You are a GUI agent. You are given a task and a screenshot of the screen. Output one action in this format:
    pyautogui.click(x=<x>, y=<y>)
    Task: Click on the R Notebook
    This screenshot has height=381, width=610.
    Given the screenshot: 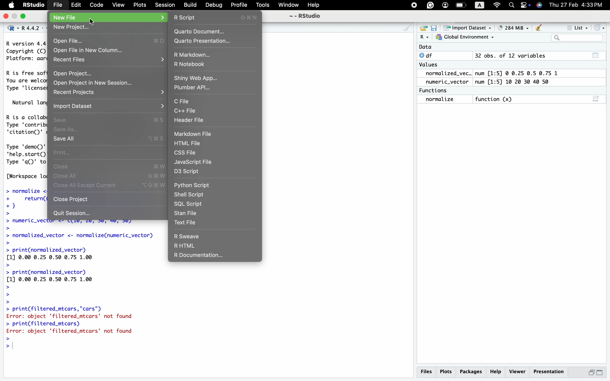 What is the action you would take?
    pyautogui.click(x=192, y=63)
    